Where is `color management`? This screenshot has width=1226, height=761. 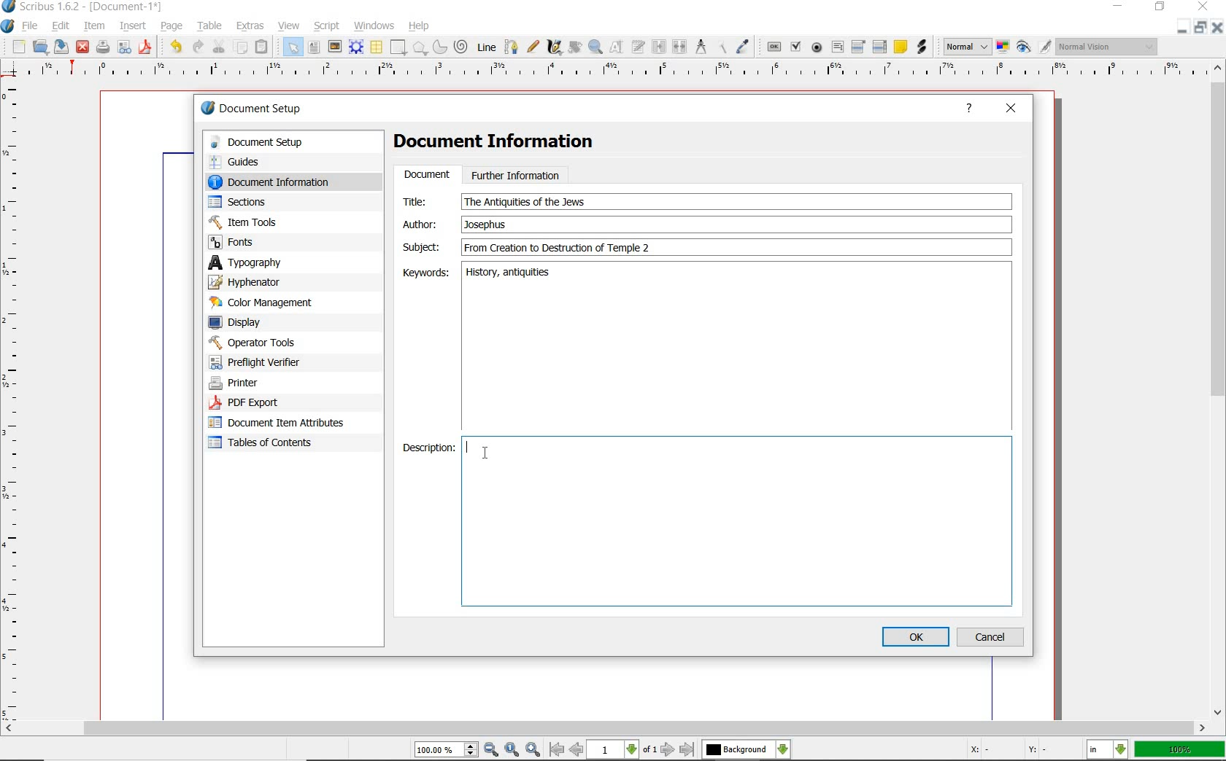
color management is located at coordinates (264, 303).